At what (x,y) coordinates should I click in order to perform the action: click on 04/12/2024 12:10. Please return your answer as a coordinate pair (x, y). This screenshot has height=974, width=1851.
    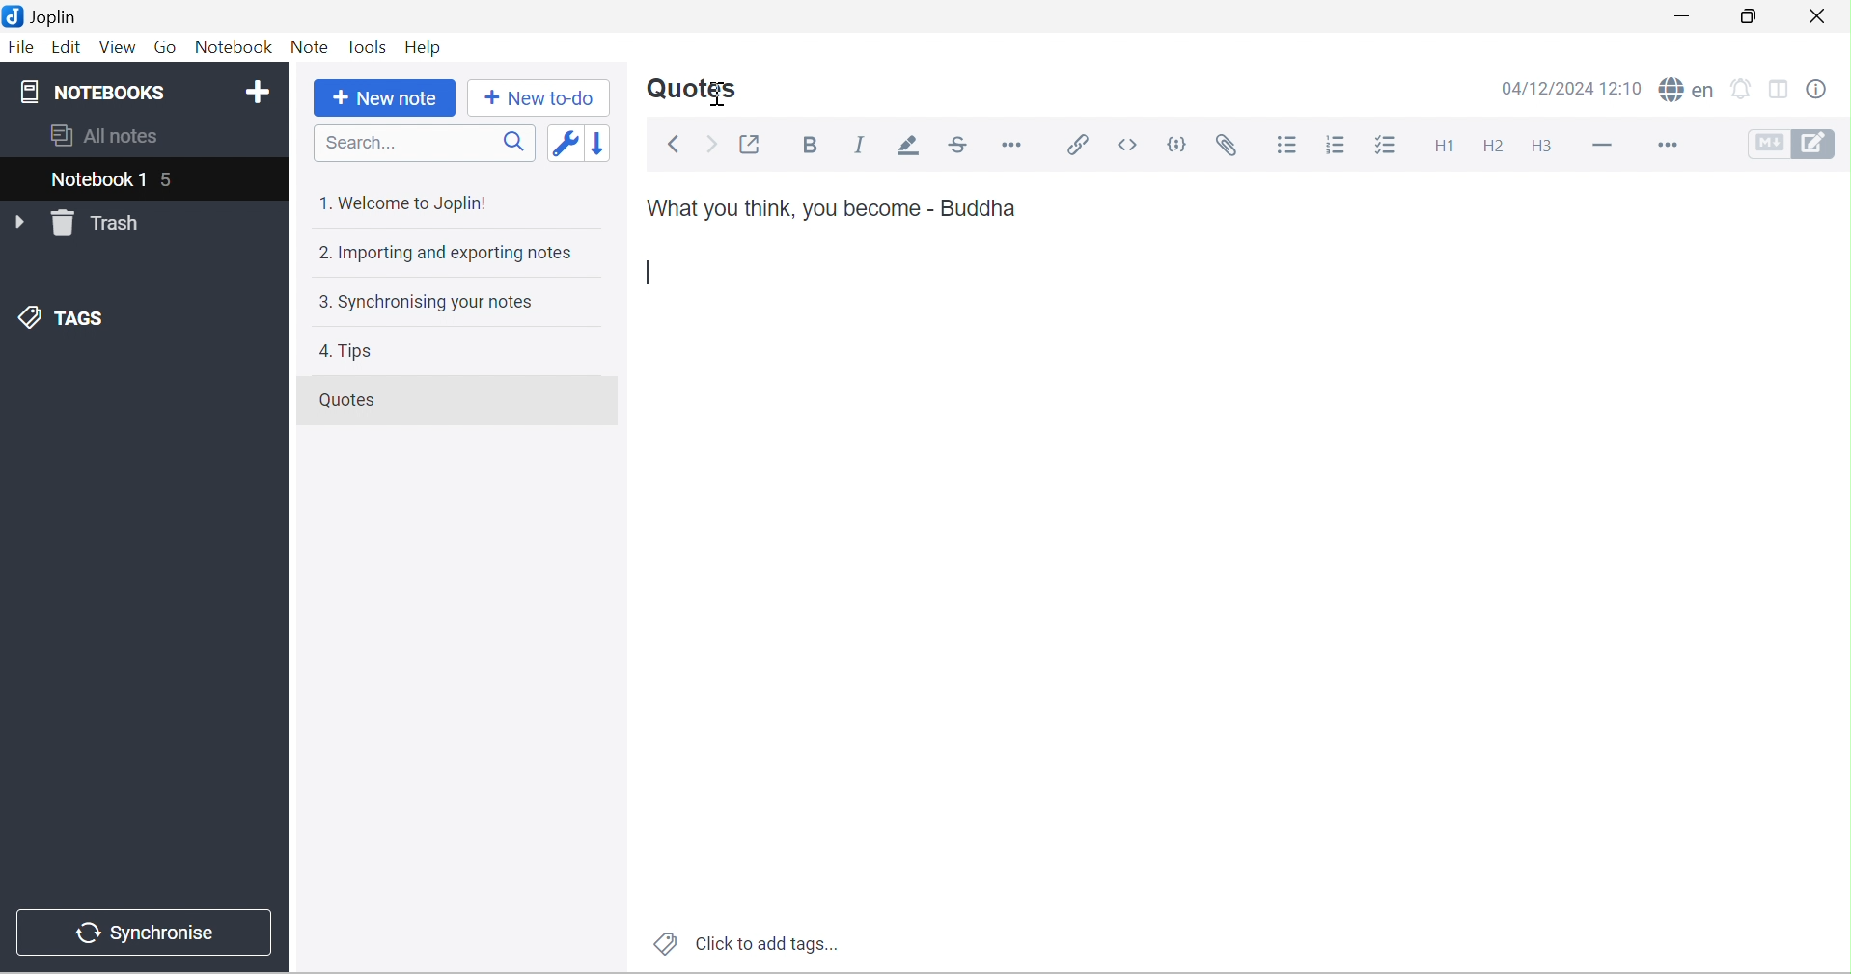
    Looking at the image, I should click on (1572, 88).